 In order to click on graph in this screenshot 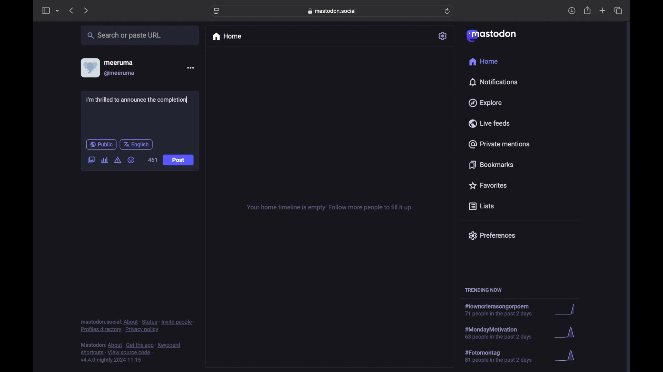, I will do `click(567, 310)`.